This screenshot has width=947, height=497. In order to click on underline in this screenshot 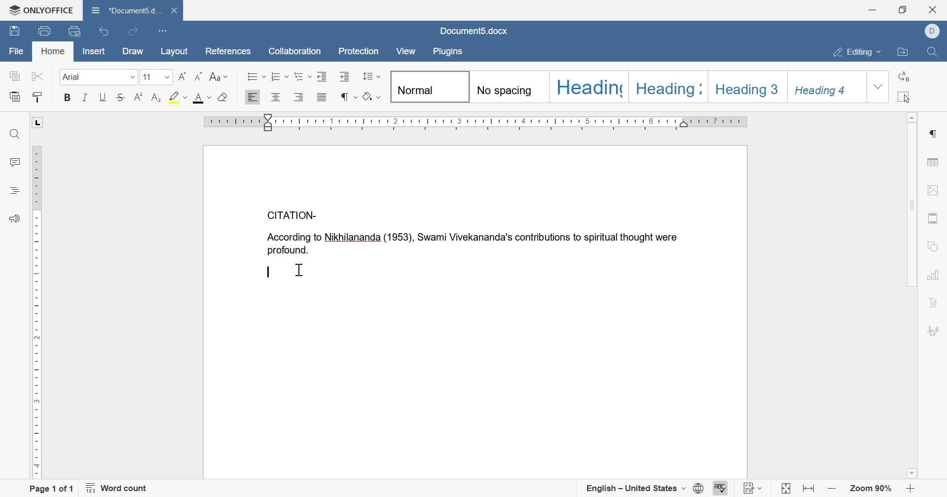, I will do `click(103, 97)`.